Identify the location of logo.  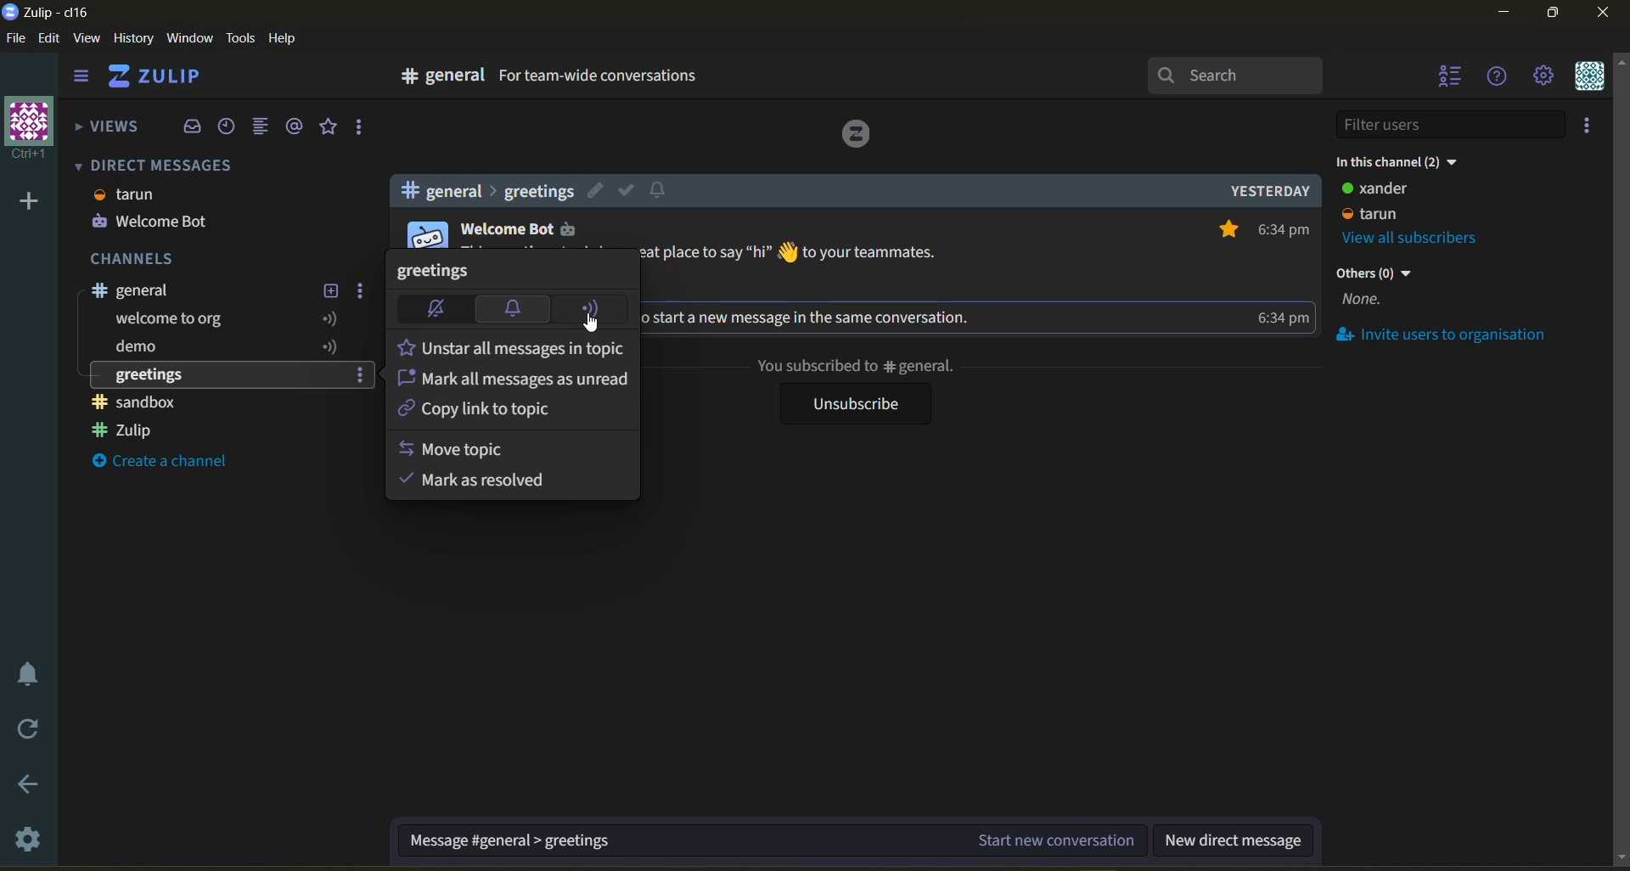
(857, 137).